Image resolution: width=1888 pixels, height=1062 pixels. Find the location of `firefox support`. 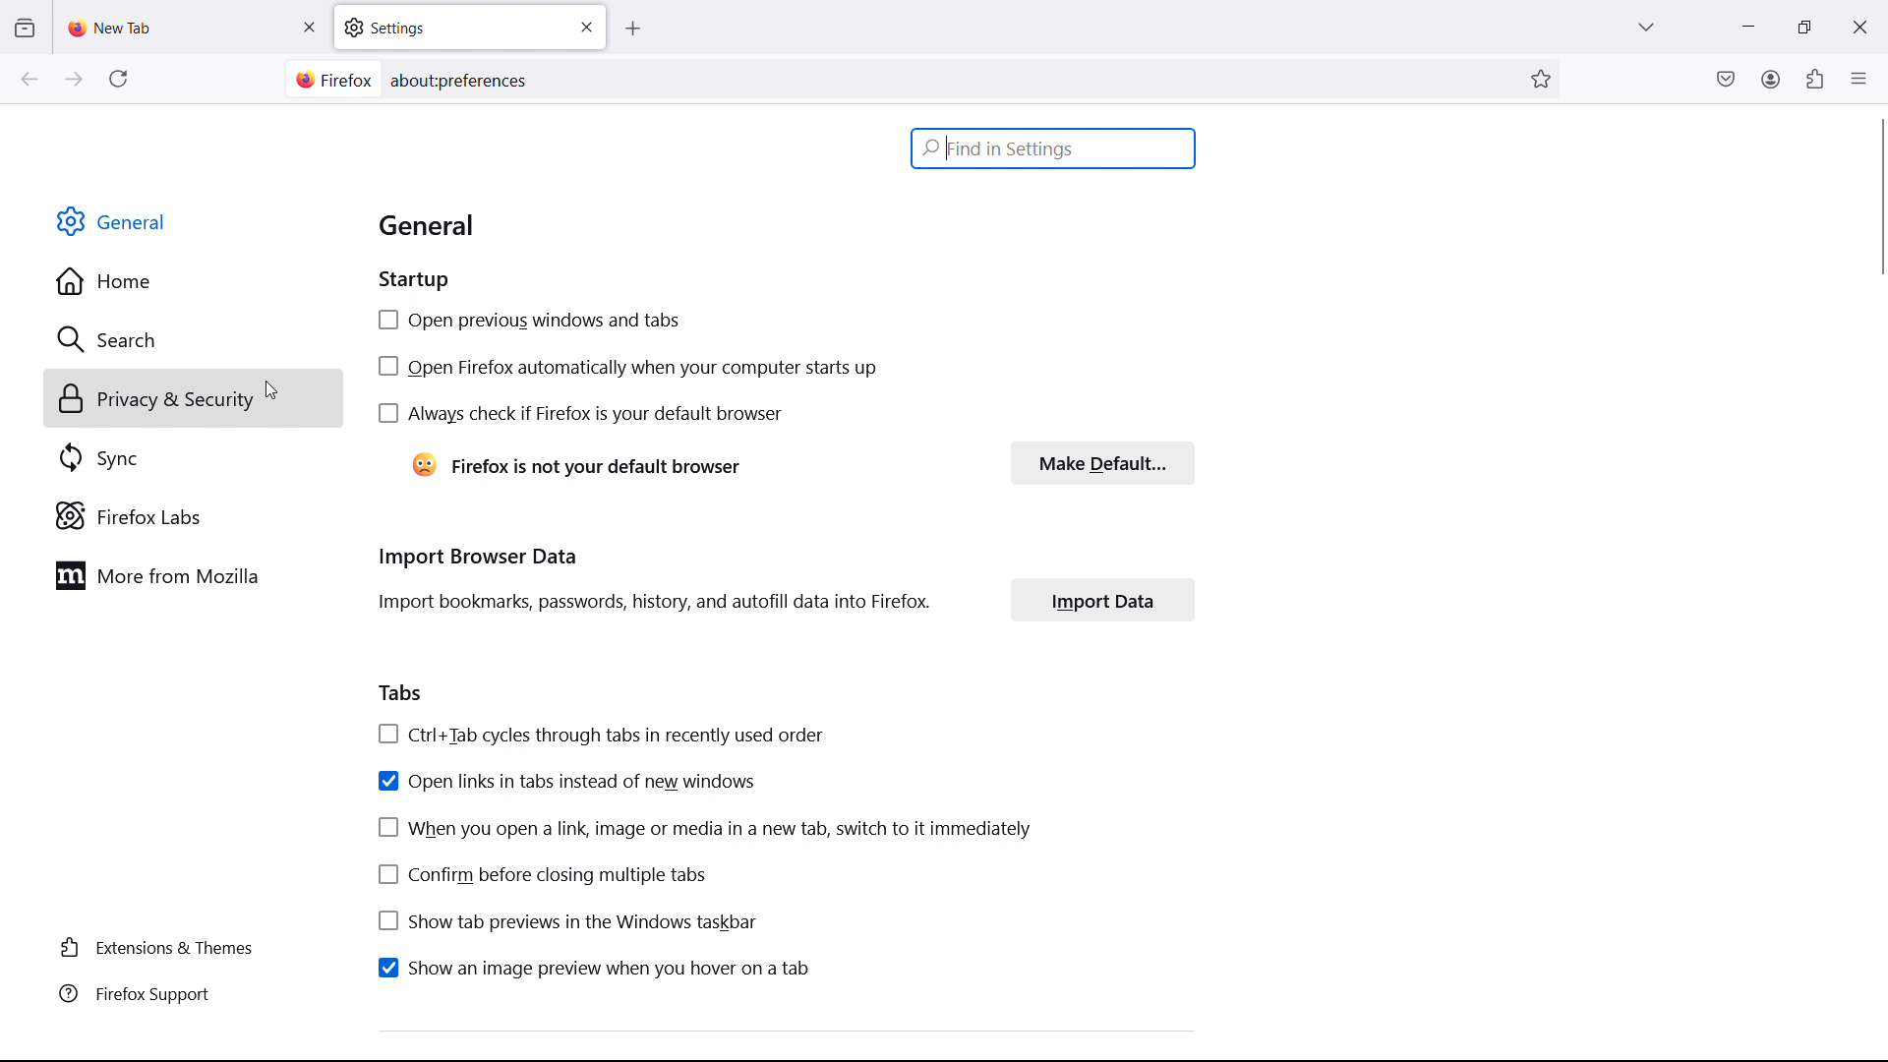

firefox support is located at coordinates (161, 995).